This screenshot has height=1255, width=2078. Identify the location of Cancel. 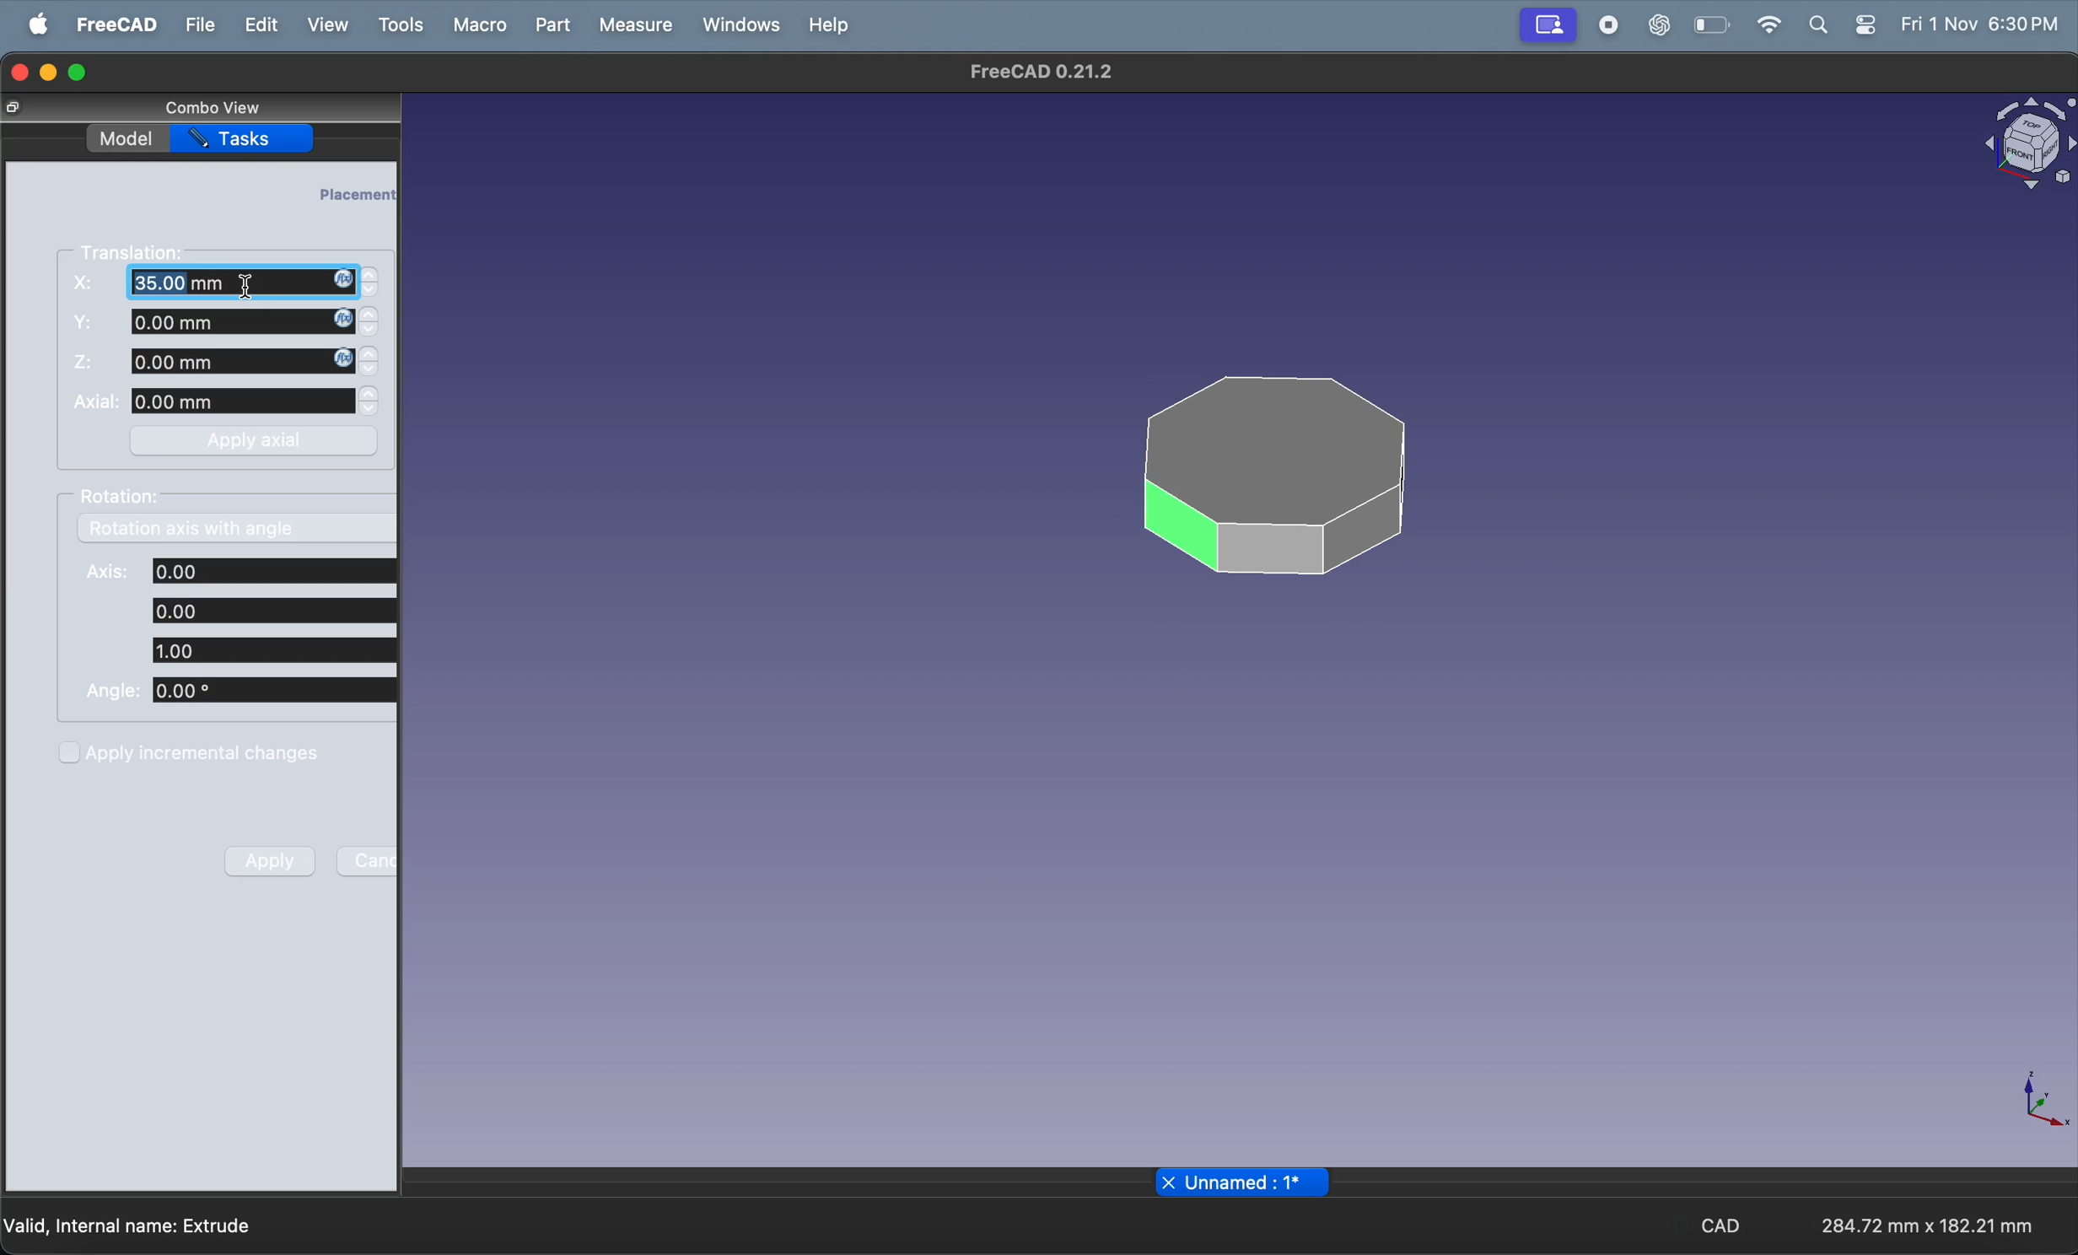
(368, 860).